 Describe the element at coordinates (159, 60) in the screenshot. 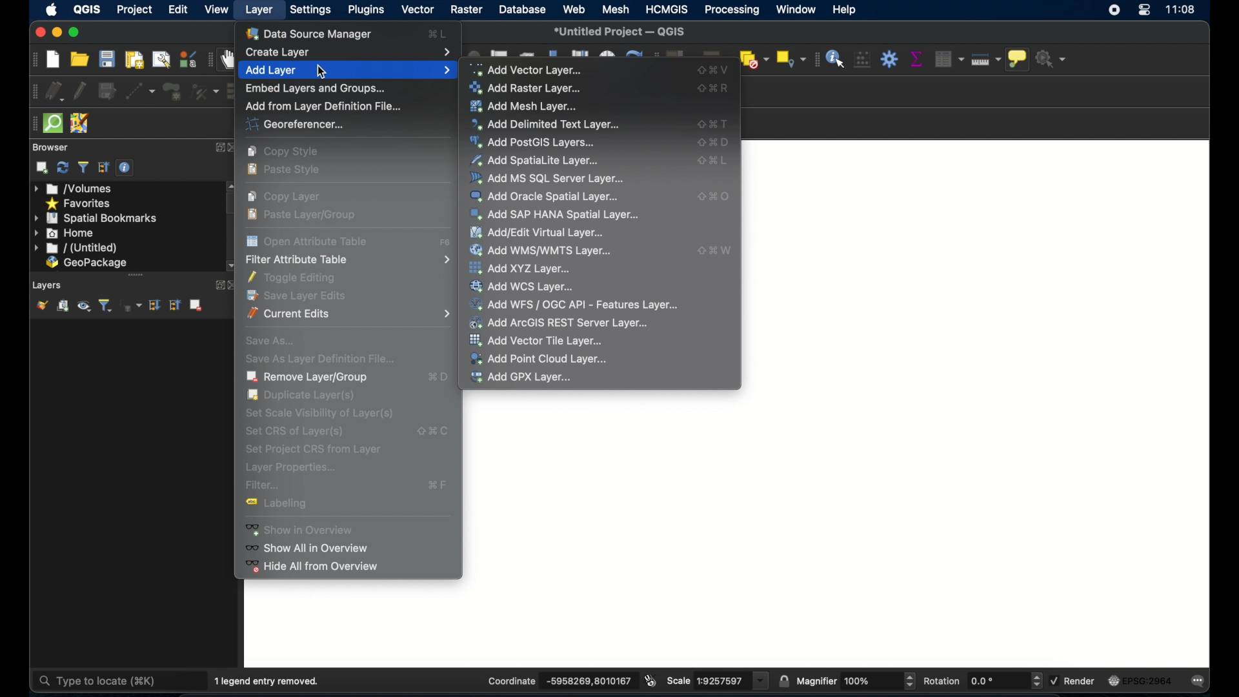

I see `show layout manager` at that location.